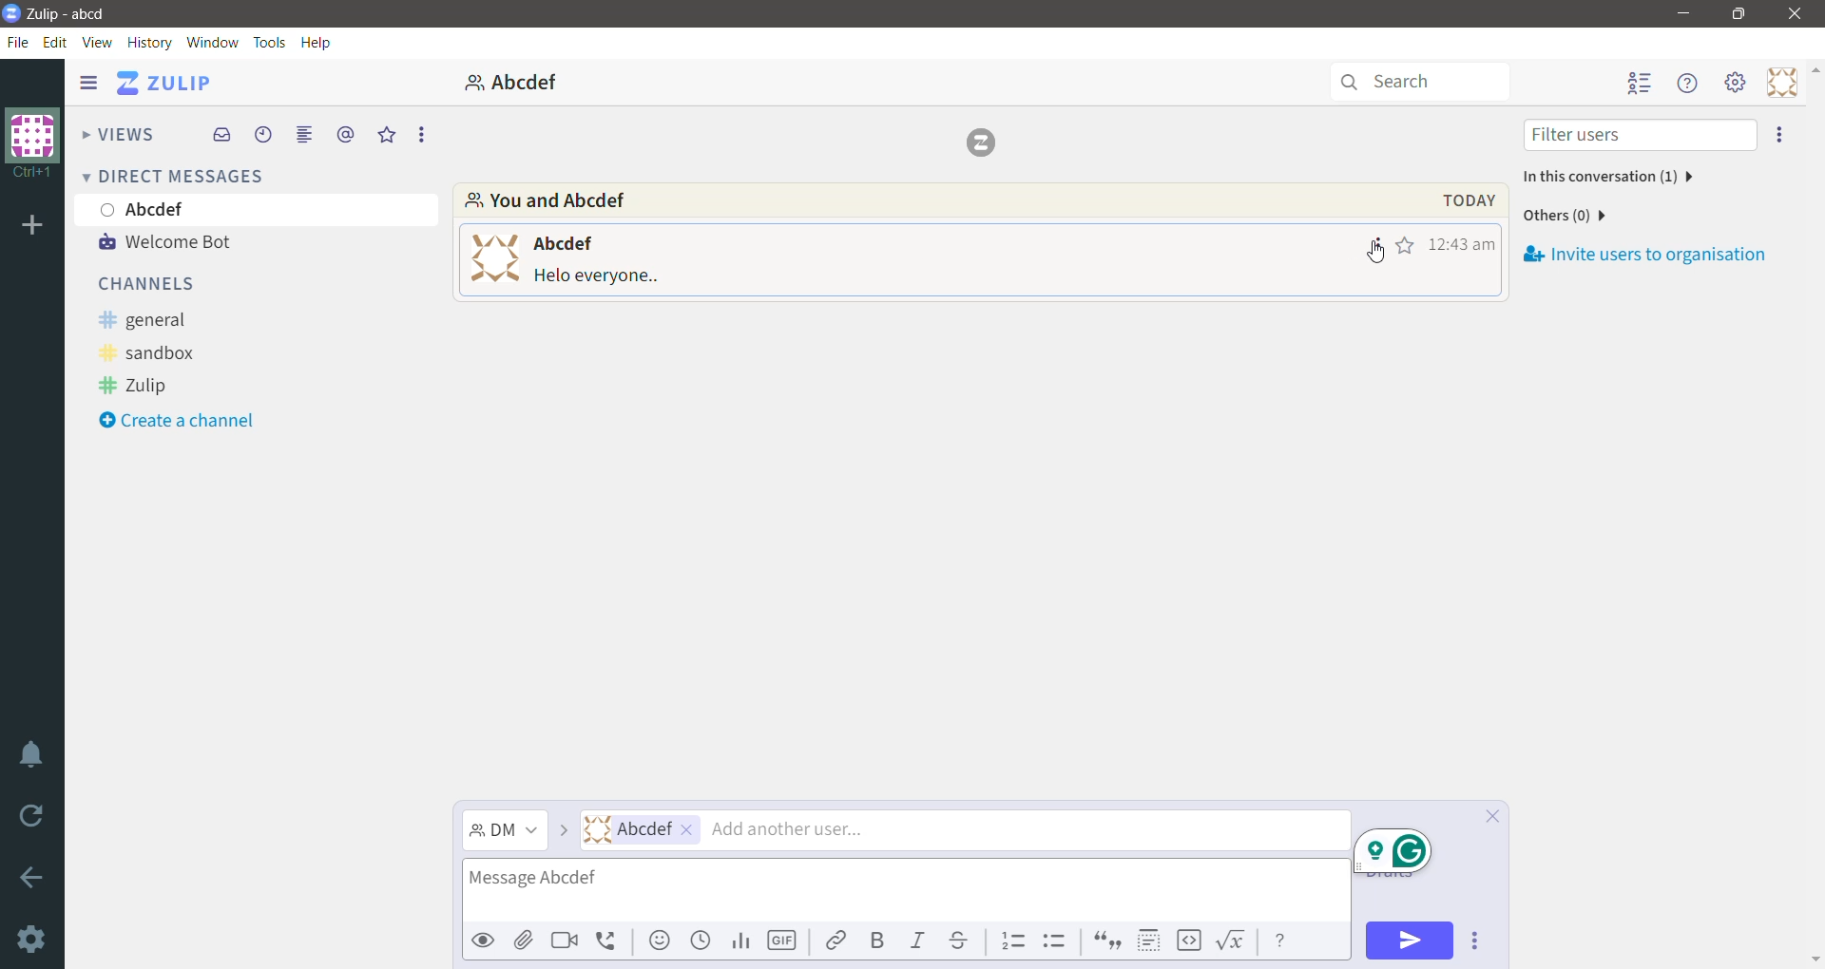 This screenshot has width=1825, height=969. What do you see at coordinates (566, 940) in the screenshot?
I see `Add video call` at bounding box center [566, 940].